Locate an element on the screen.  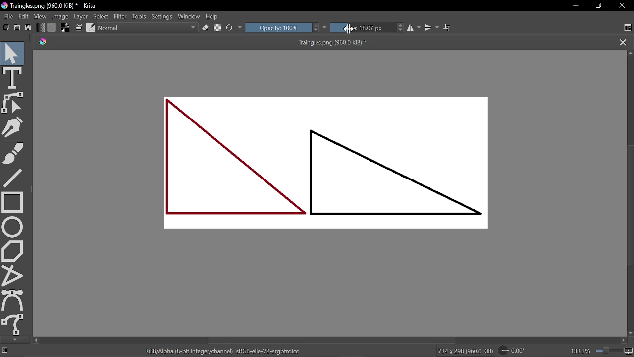
preserve alpha is located at coordinates (216, 28).